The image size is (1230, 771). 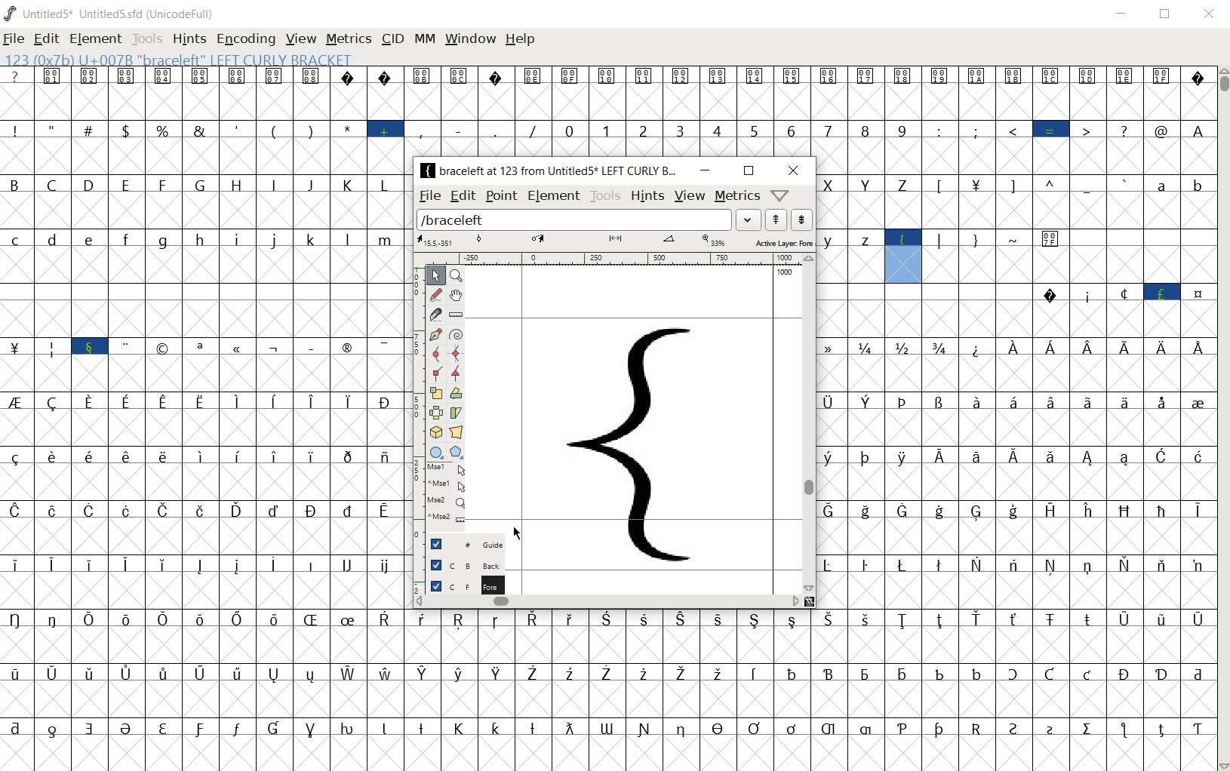 I want to click on change whether spiro is active or not, so click(x=457, y=333).